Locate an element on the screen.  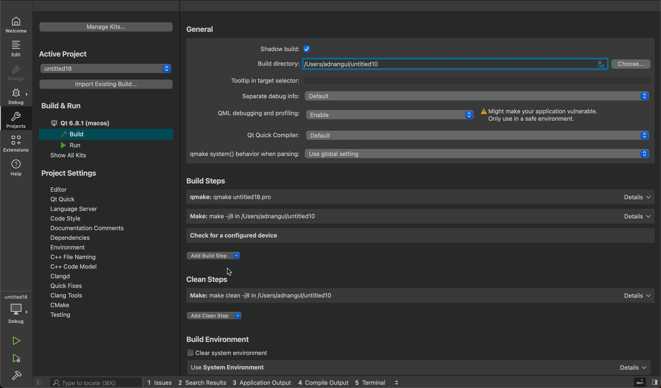
5 Terminal is located at coordinates (371, 383).